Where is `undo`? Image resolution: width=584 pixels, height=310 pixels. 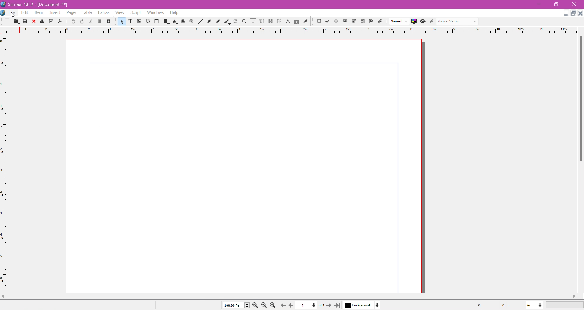 undo is located at coordinates (72, 22).